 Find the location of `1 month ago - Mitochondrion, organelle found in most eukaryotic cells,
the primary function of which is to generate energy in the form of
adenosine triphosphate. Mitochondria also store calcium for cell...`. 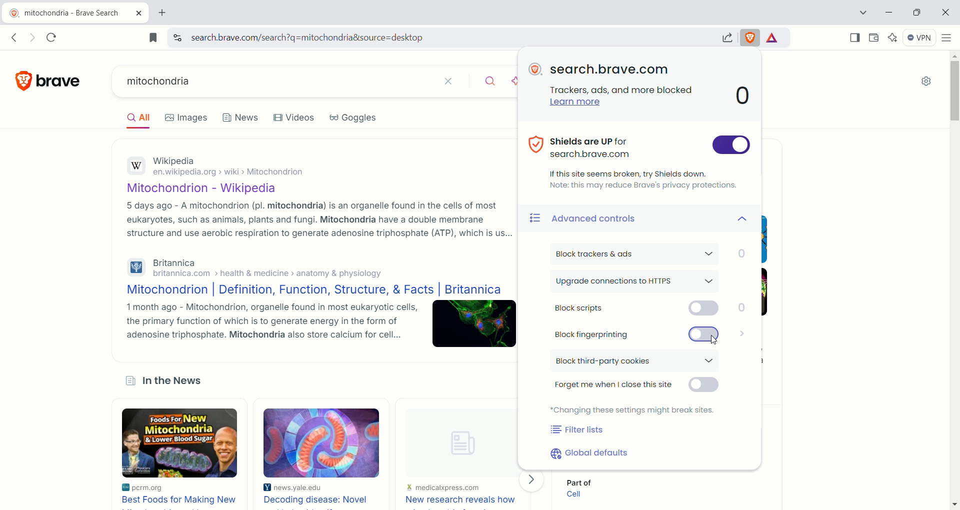

1 month ago - Mitochondrion, organelle found in most eukaryotic cells,
the primary function of which is to generate energy in the form of
adenosine triphosphate. Mitochondria also store calcium for cell... is located at coordinates (272, 321).